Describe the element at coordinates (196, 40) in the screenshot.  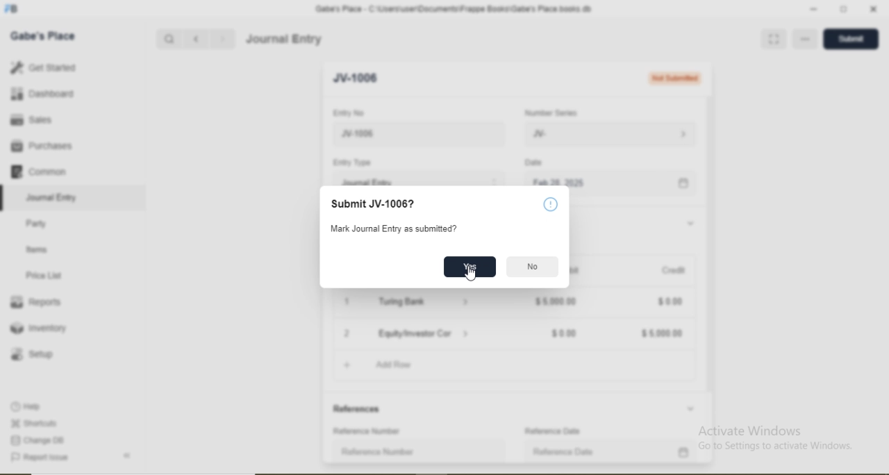
I see `Backward` at that location.